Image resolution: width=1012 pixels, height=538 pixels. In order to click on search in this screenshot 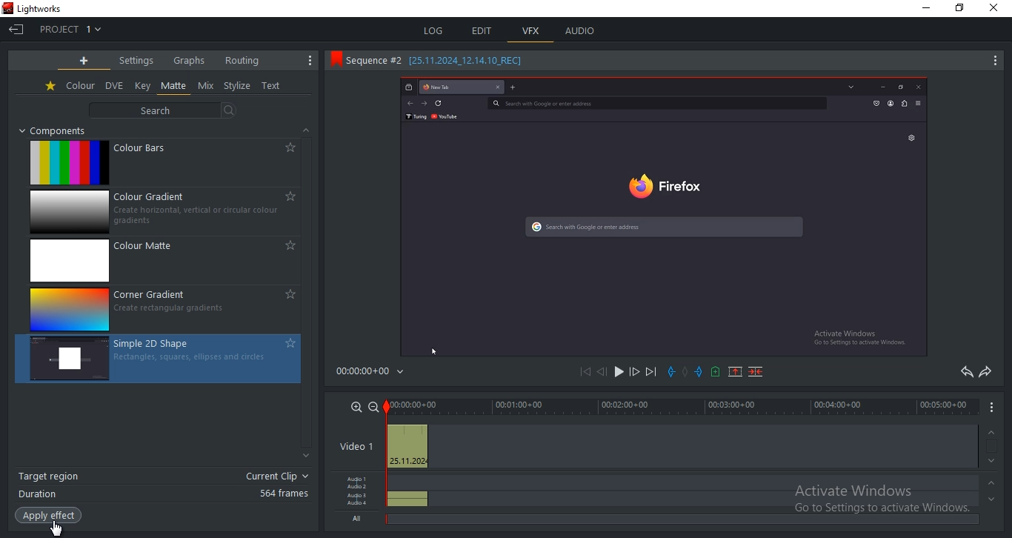, I will do `click(166, 110)`.